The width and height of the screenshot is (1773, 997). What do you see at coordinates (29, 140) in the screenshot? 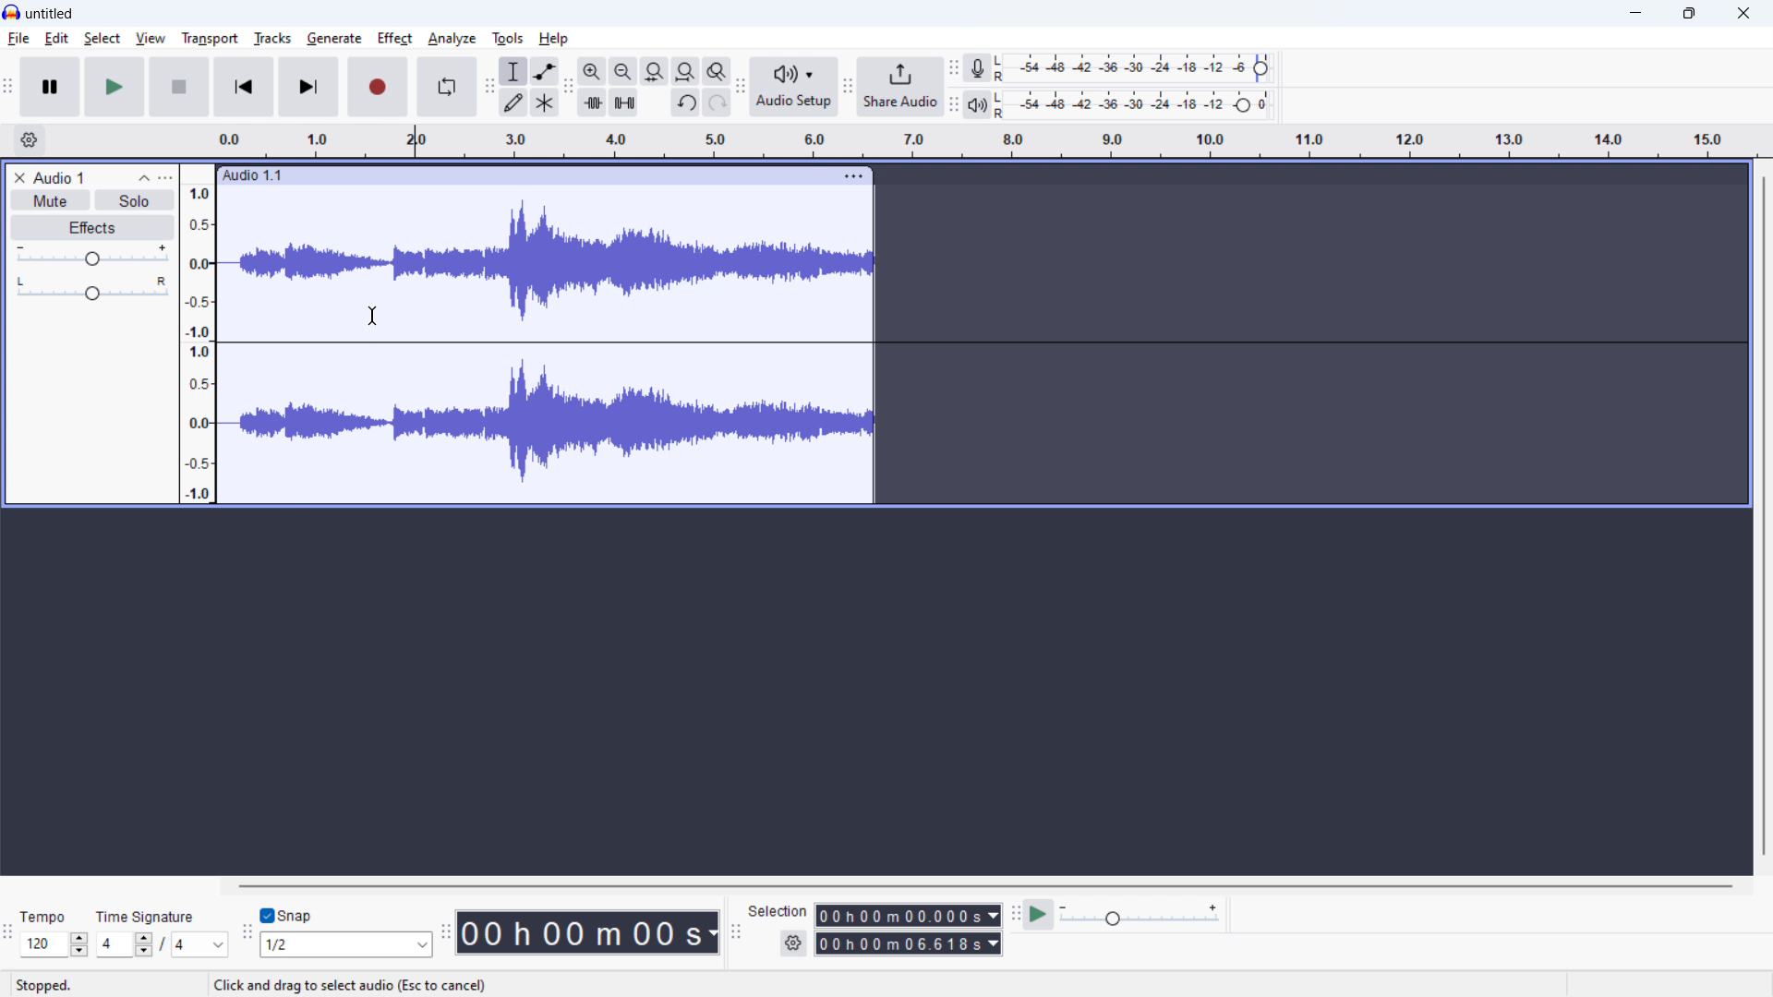
I see `timeline settings` at bounding box center [29, 140].